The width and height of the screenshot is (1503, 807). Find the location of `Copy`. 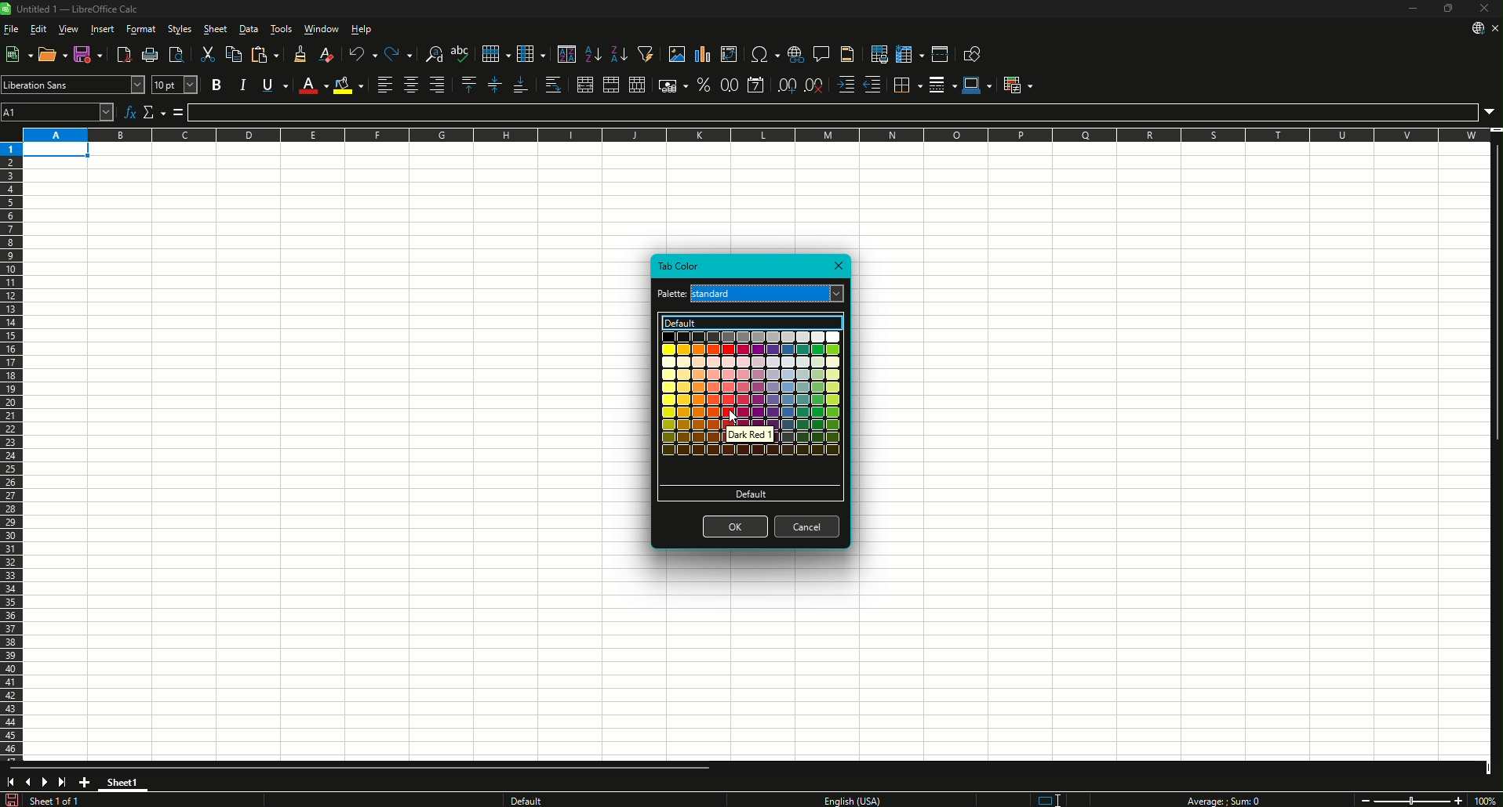

Copy is located at coordinates (233, 54).